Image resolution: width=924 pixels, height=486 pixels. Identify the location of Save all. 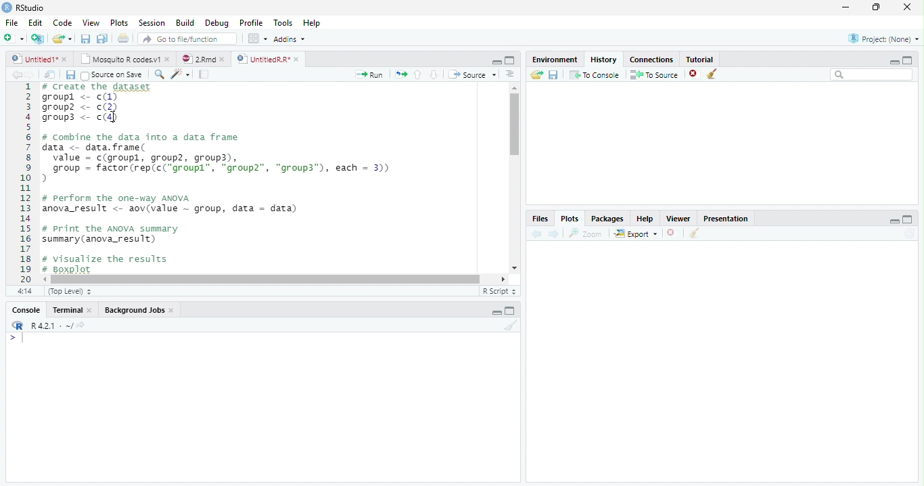
(73, 76).